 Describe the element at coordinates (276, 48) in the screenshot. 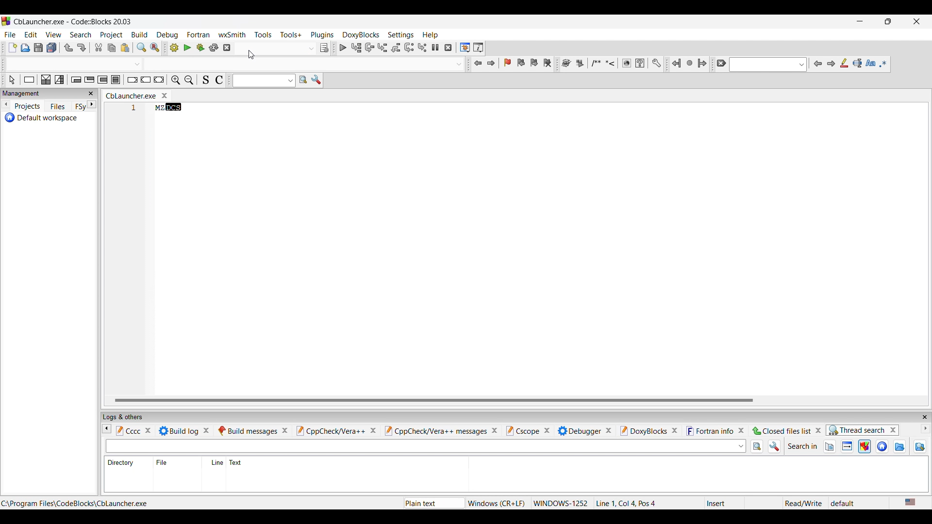

I see `Text box with options` at that location.